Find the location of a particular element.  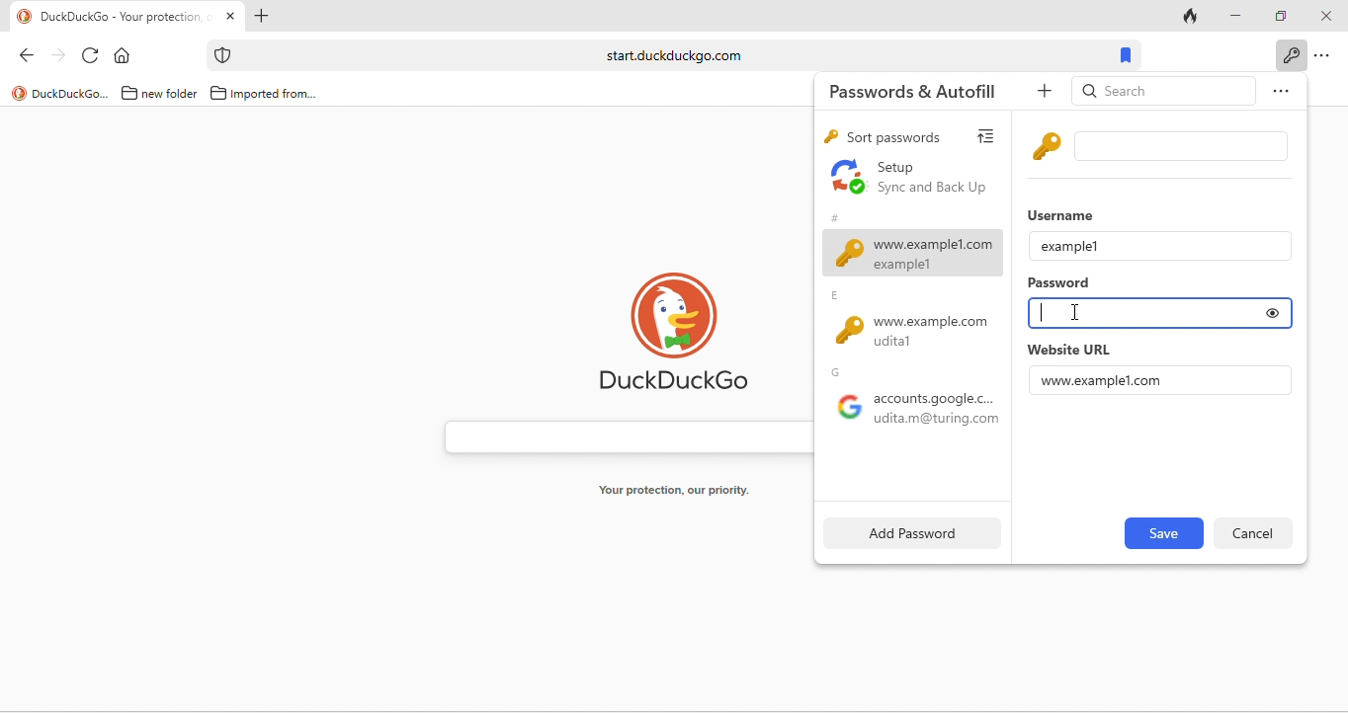

password input box is located at coordinates (1139, 313).